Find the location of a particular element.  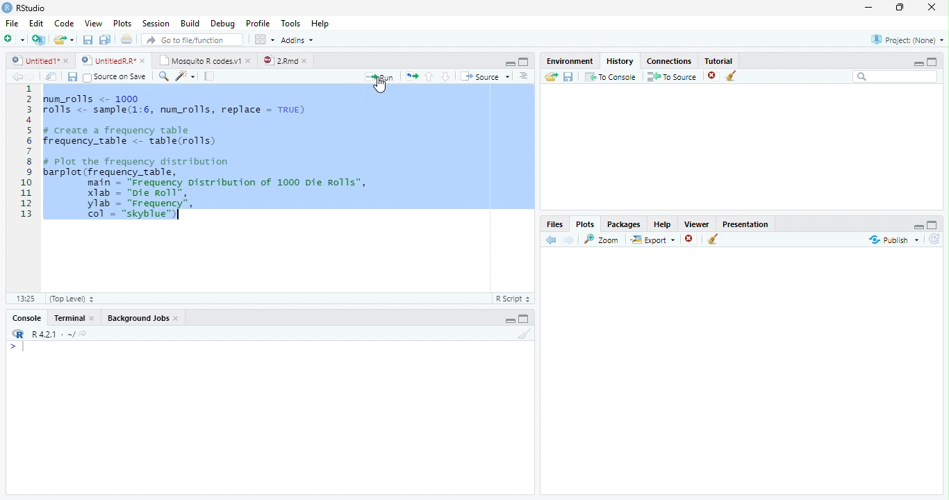

Terminal is located at coordinates (76, 317).